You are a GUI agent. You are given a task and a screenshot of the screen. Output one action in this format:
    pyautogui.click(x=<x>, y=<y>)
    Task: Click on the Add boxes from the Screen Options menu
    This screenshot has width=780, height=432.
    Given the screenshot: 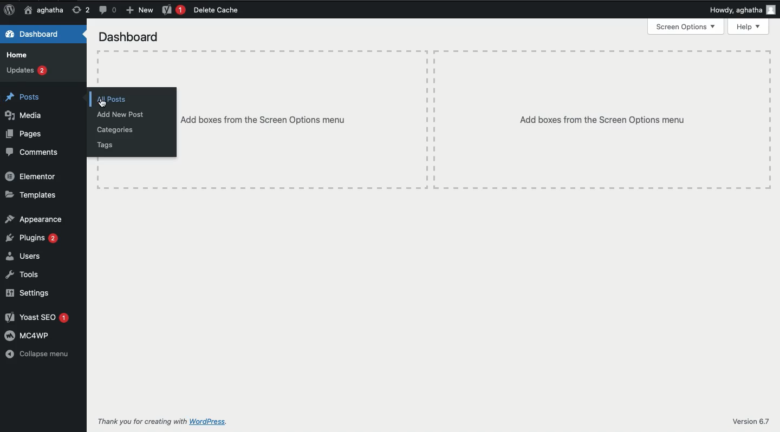 What is the action you would take?
    pyautogui.click(x=596, y=120)
    